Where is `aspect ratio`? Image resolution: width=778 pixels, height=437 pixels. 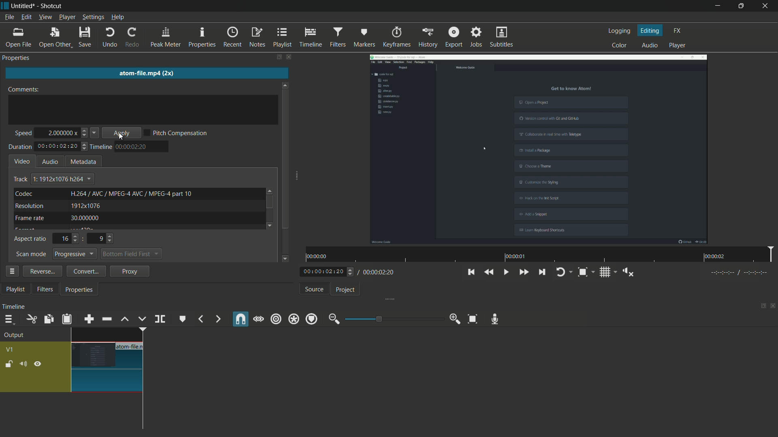
aspect ratio is located at coordinates (30, 239).